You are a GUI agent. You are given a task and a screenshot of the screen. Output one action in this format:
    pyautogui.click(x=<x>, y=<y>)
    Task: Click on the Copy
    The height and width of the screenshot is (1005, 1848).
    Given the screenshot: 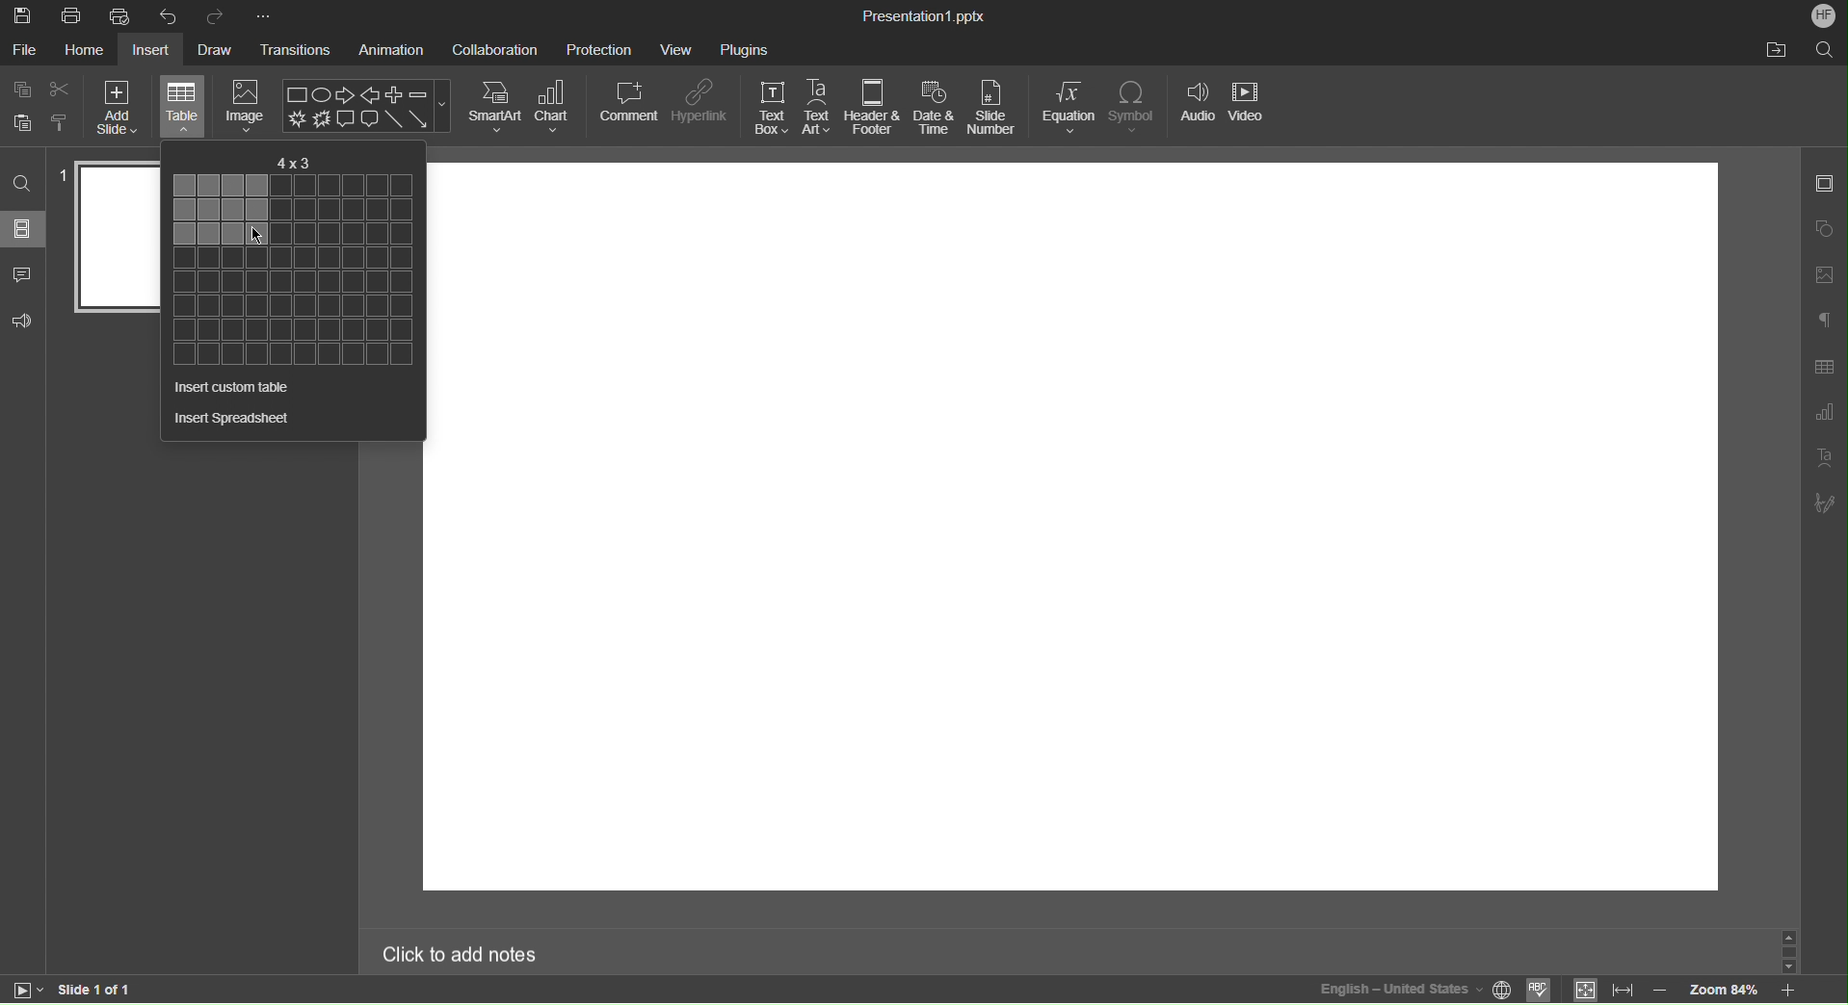 What is the action you would take?
    pyautogui.click(x=23, y=89)
    